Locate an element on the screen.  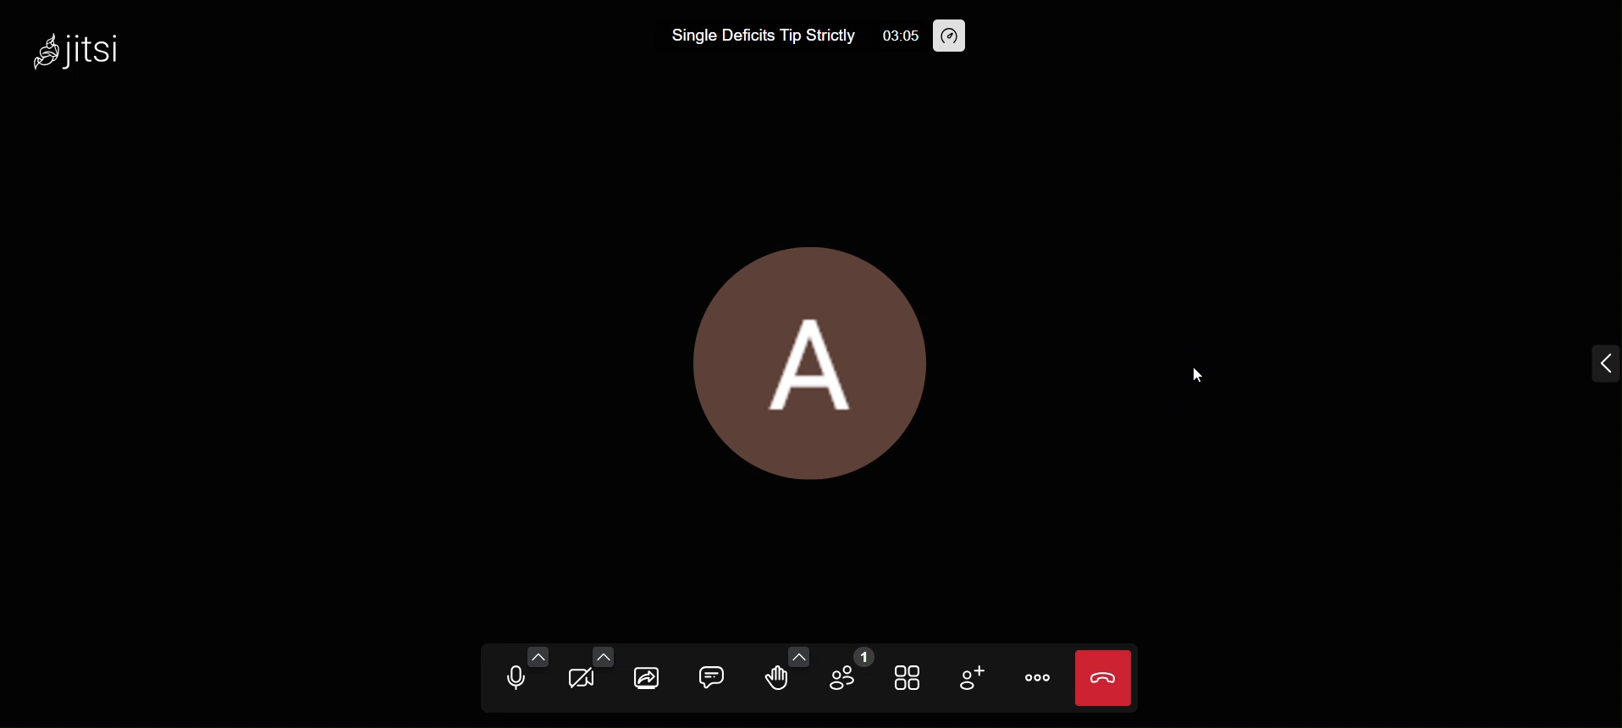
participants is located at coordinates (852, 675).